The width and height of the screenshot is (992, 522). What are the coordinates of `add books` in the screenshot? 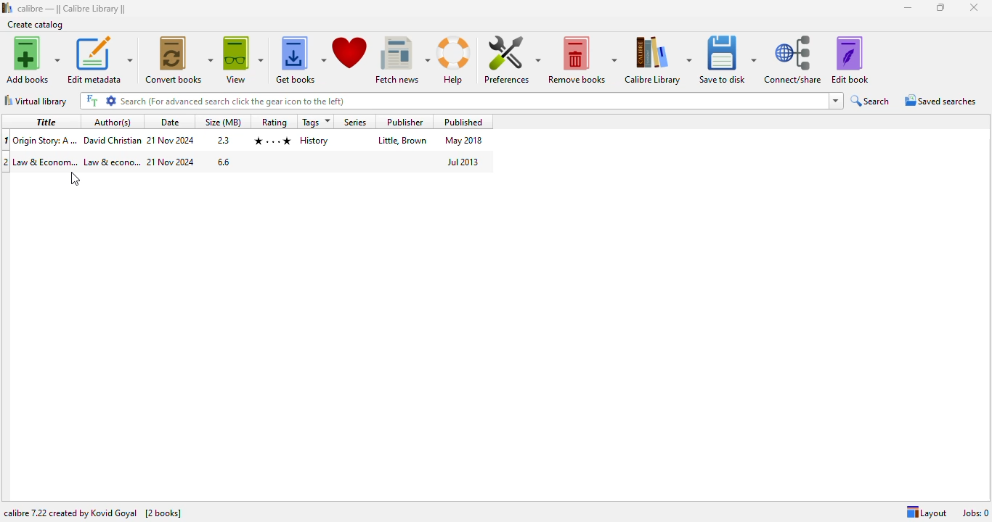 It's located at (33, 59).